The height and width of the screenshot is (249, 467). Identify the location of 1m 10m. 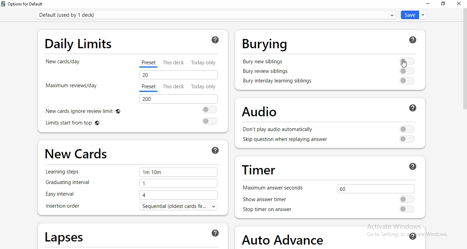
(178, 173).